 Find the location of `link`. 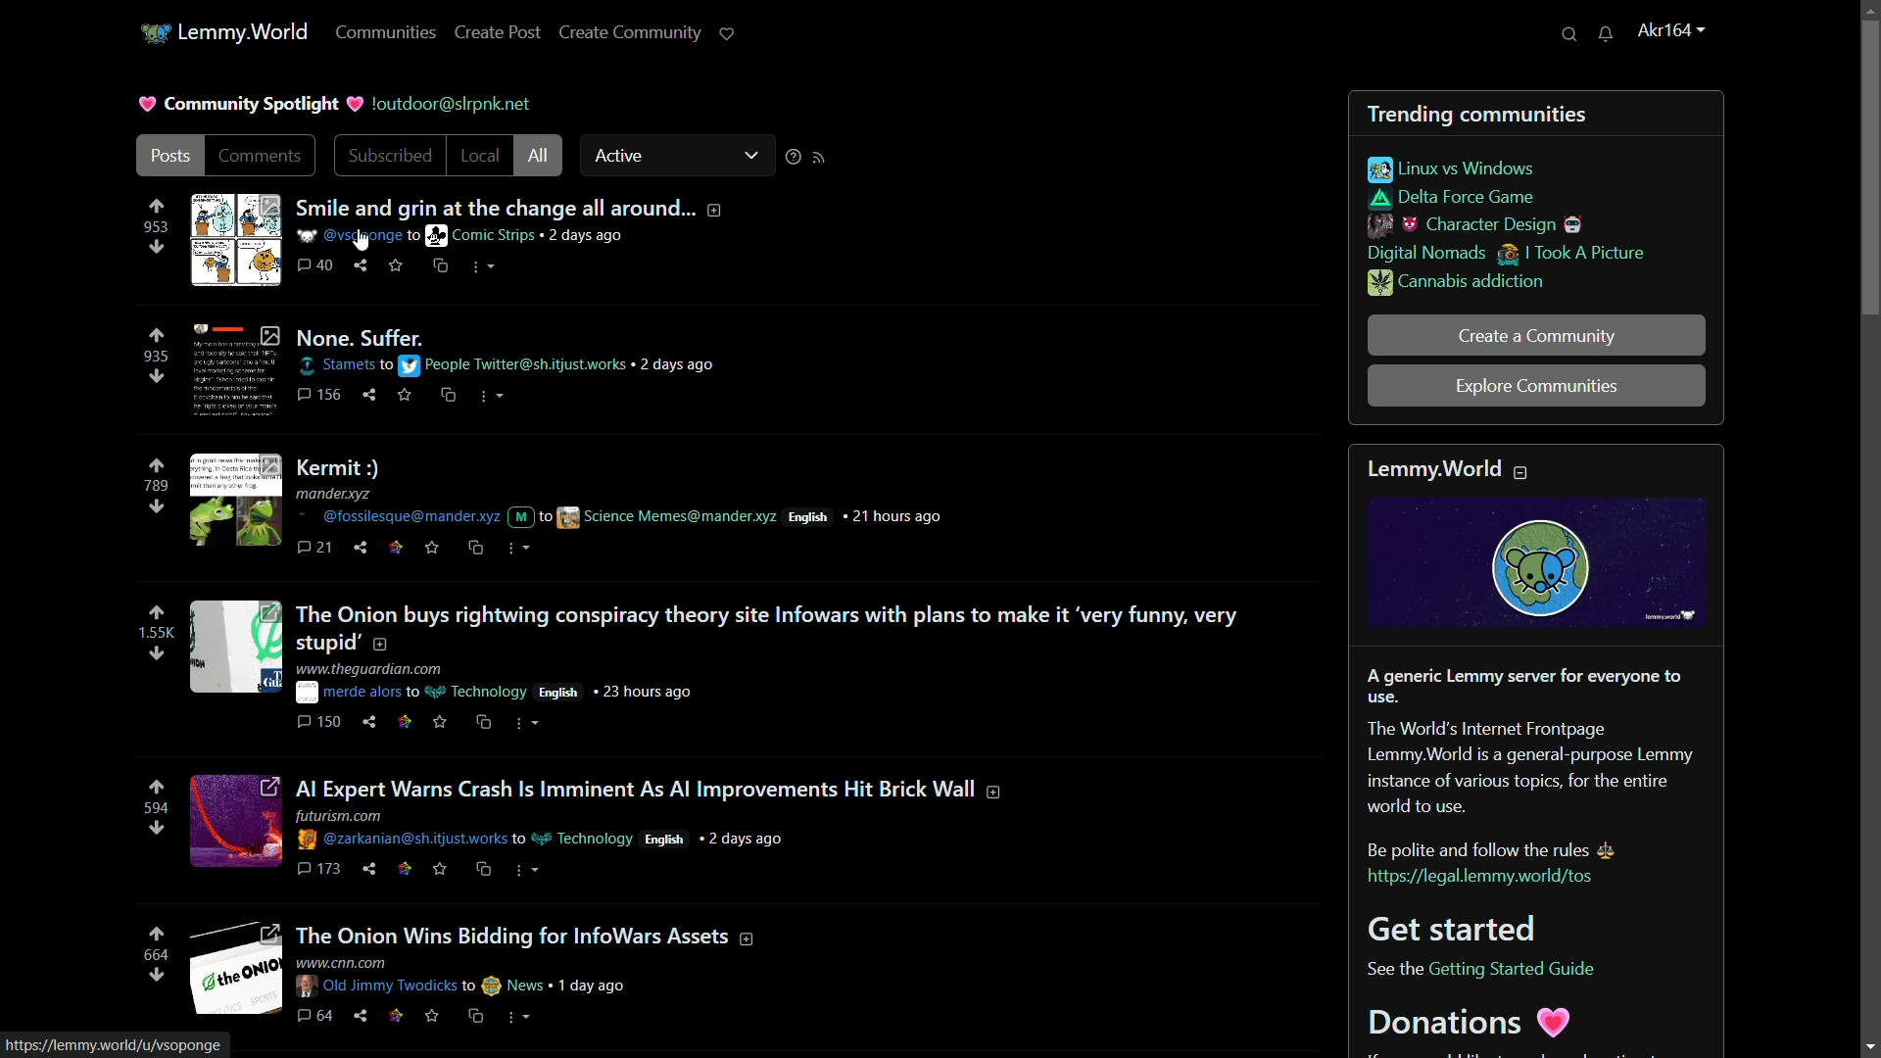

link is located at coordinates (410, 869).